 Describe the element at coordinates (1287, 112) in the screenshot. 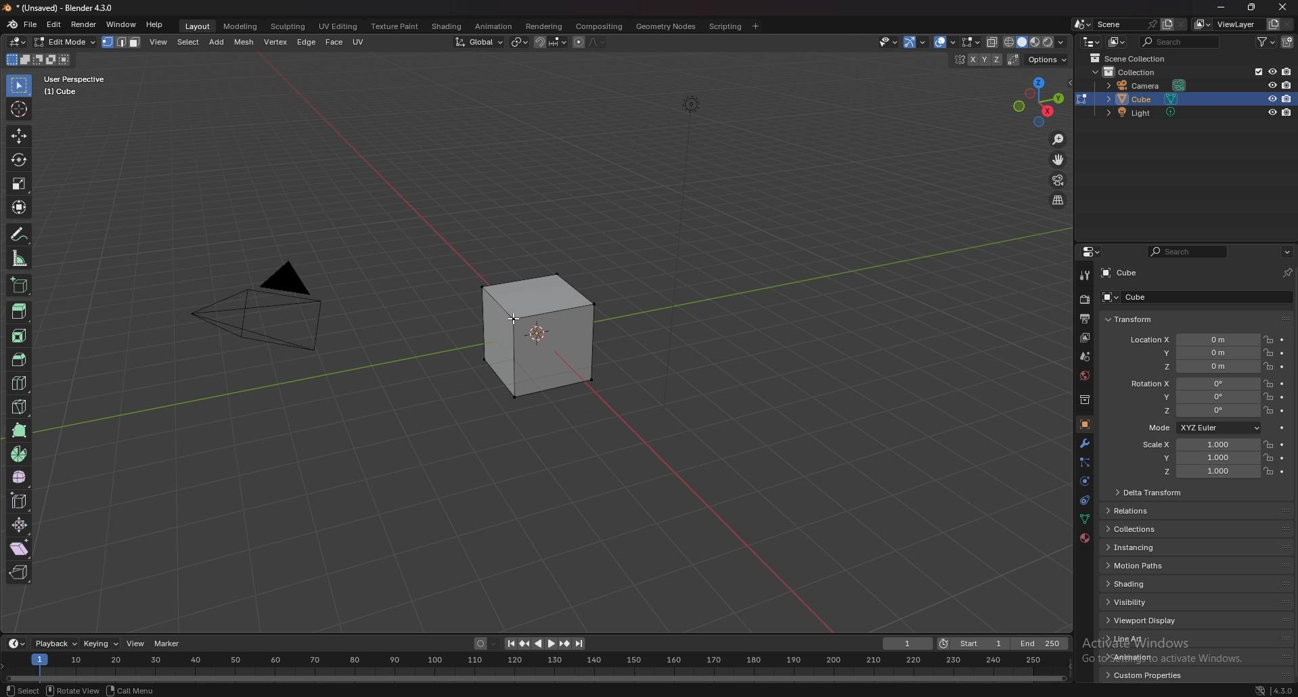

I see `disable in renders` at that location.